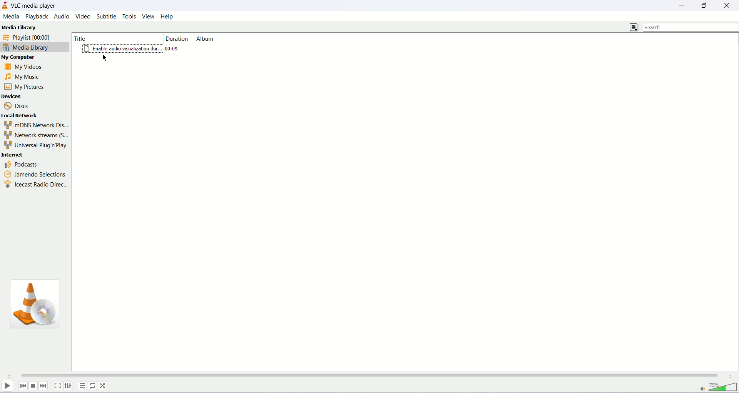 The image size is (739, 393). Describe the element at coordinates (30, 66) in the screenshot. I see `my videos` at that location.